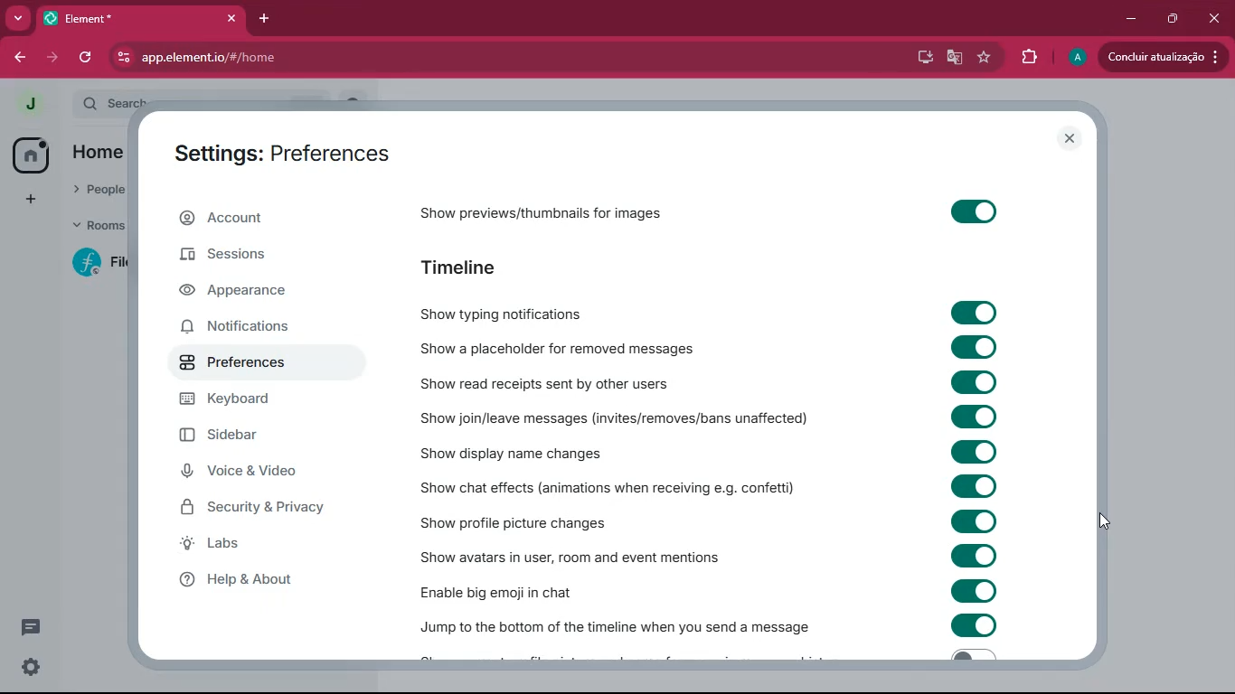  Describe the element at coordinates (32, 155) in the screenshot. I see `home` at that location.